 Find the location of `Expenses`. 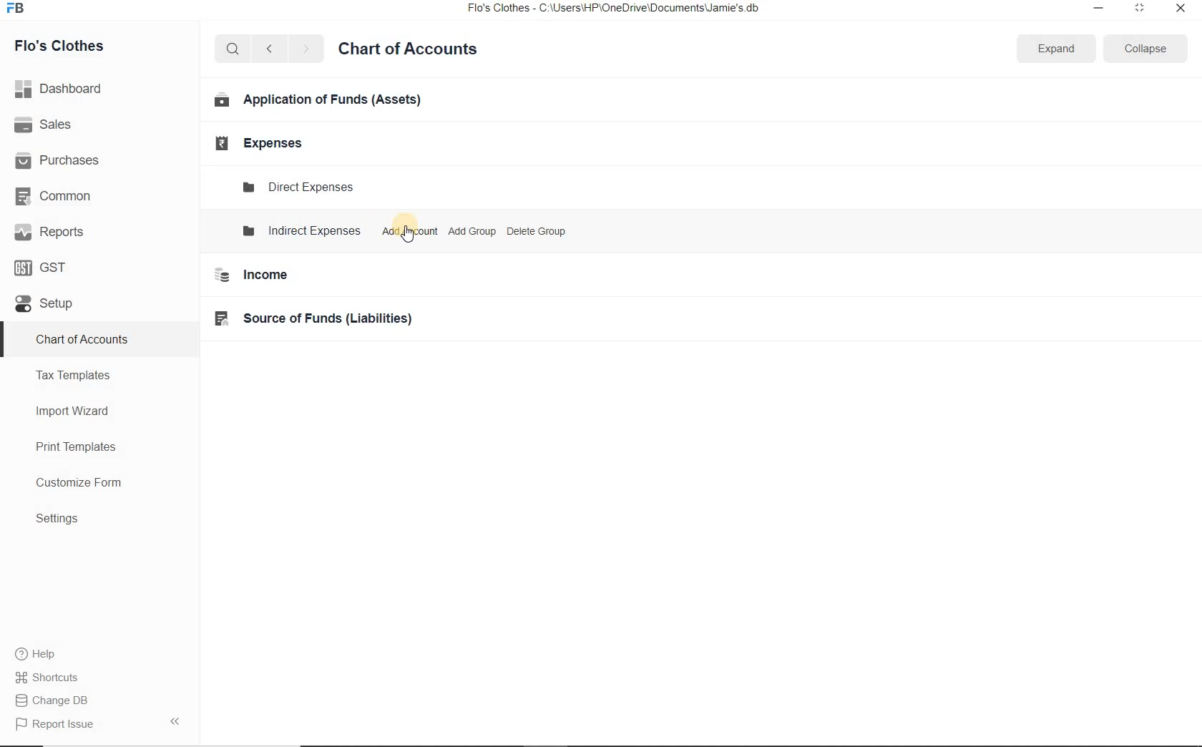

Expenses is located at coordinates (254, 143).